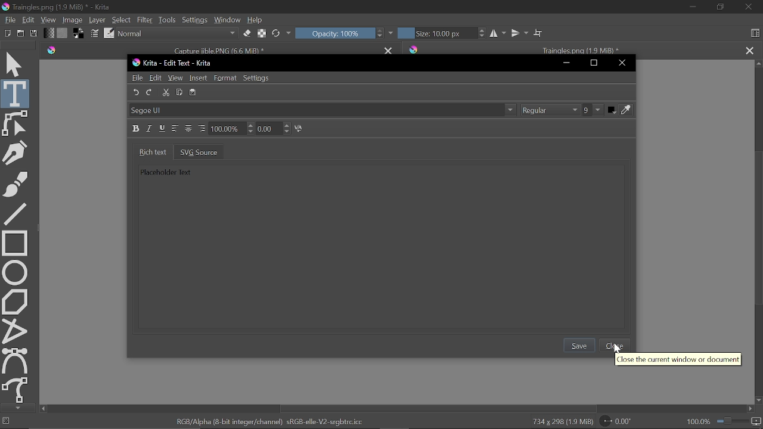 The width and height of the screenshot is (763, 429). Describe the element at coordinates (497, 33) in the screenshot. I see `Horizontal mirror tool` at that location.